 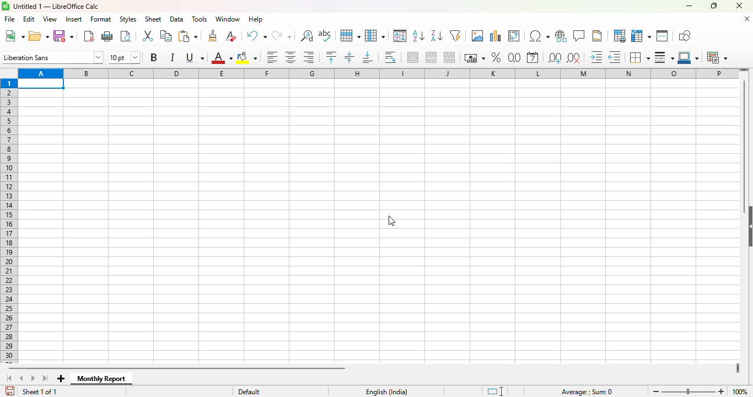 What do you see at coordinates (64, 36) in the screenshot?
I see `save` at bounding box center [64, 36].